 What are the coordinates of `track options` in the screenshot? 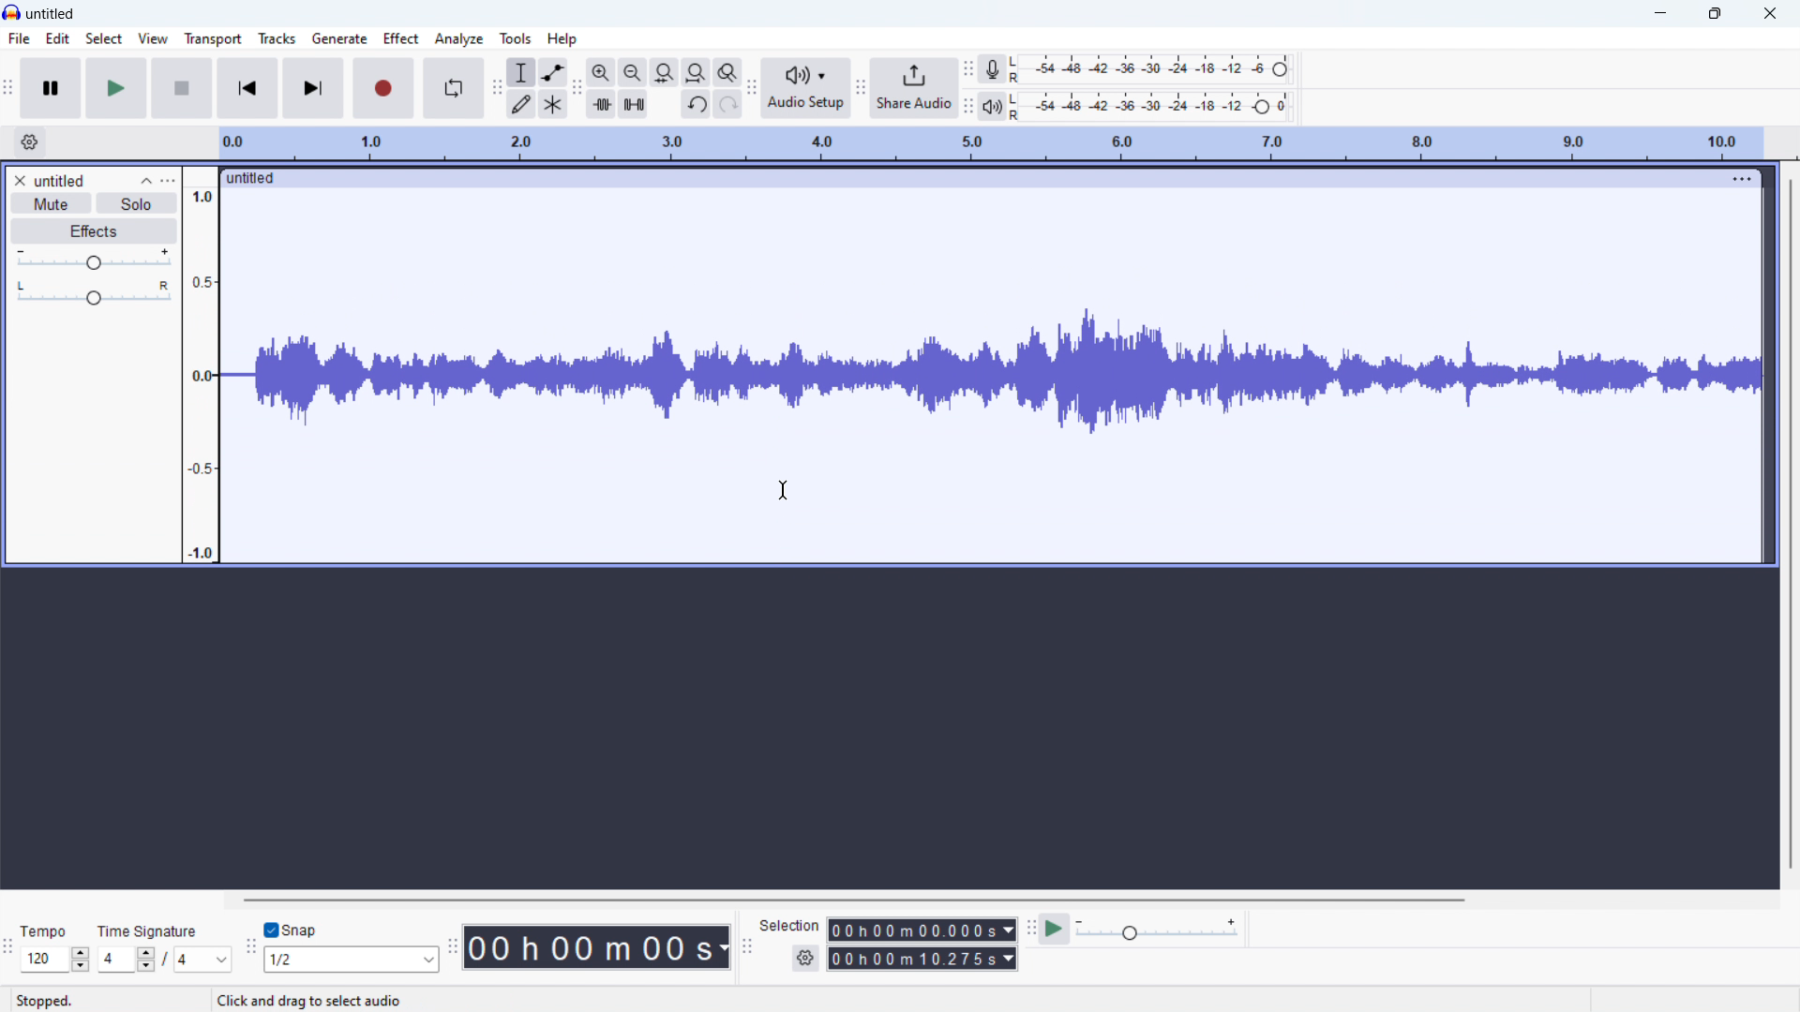 It's located at (1740, 179).